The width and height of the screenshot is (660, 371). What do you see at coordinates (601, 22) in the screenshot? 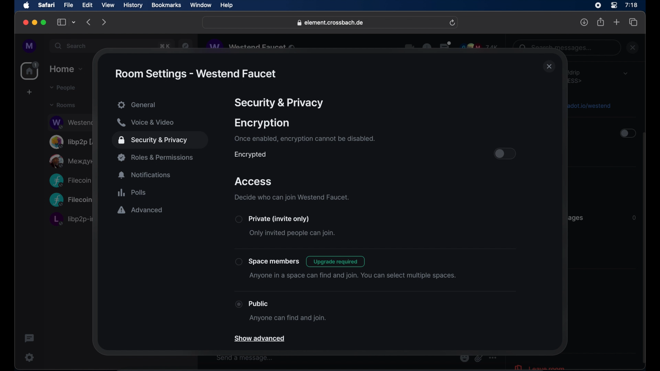
I see `share` at bounding box center [601, 22].